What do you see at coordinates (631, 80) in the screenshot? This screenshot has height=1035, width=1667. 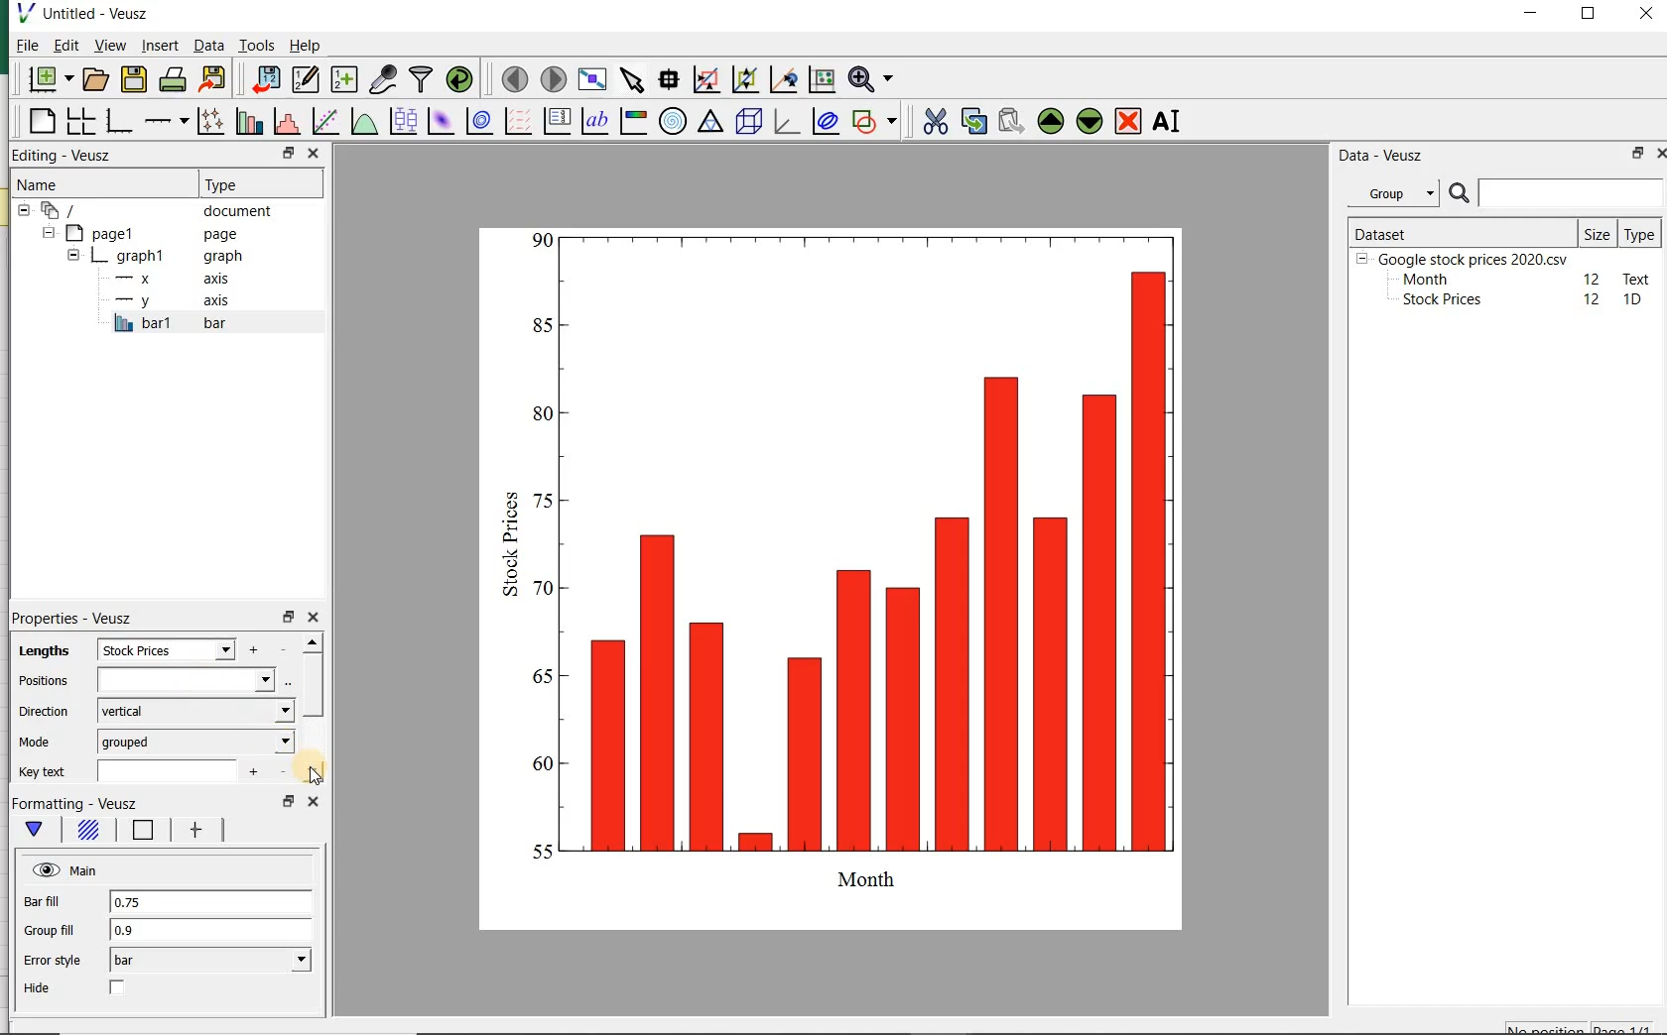 I see `select items from the graph or scroll` at bounding box center [631, 80].